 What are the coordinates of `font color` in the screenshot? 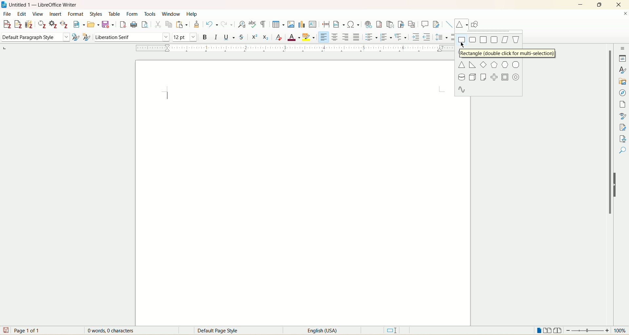 It's located at (294, 37).